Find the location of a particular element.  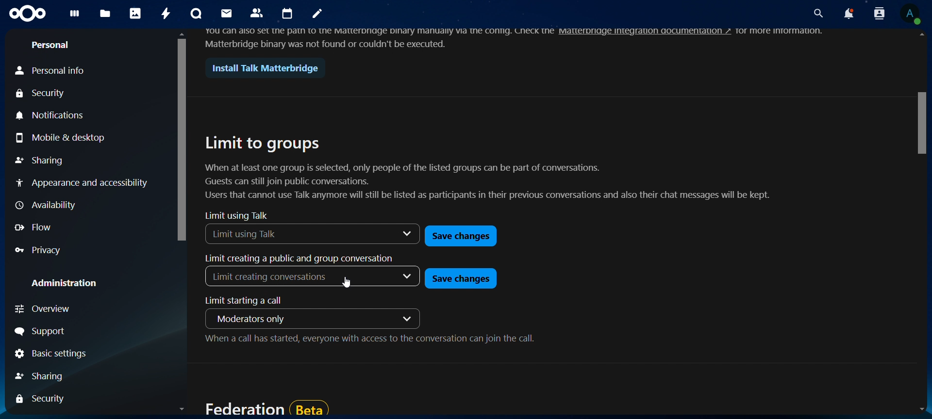

save changes is located at coordinates (460, 278).